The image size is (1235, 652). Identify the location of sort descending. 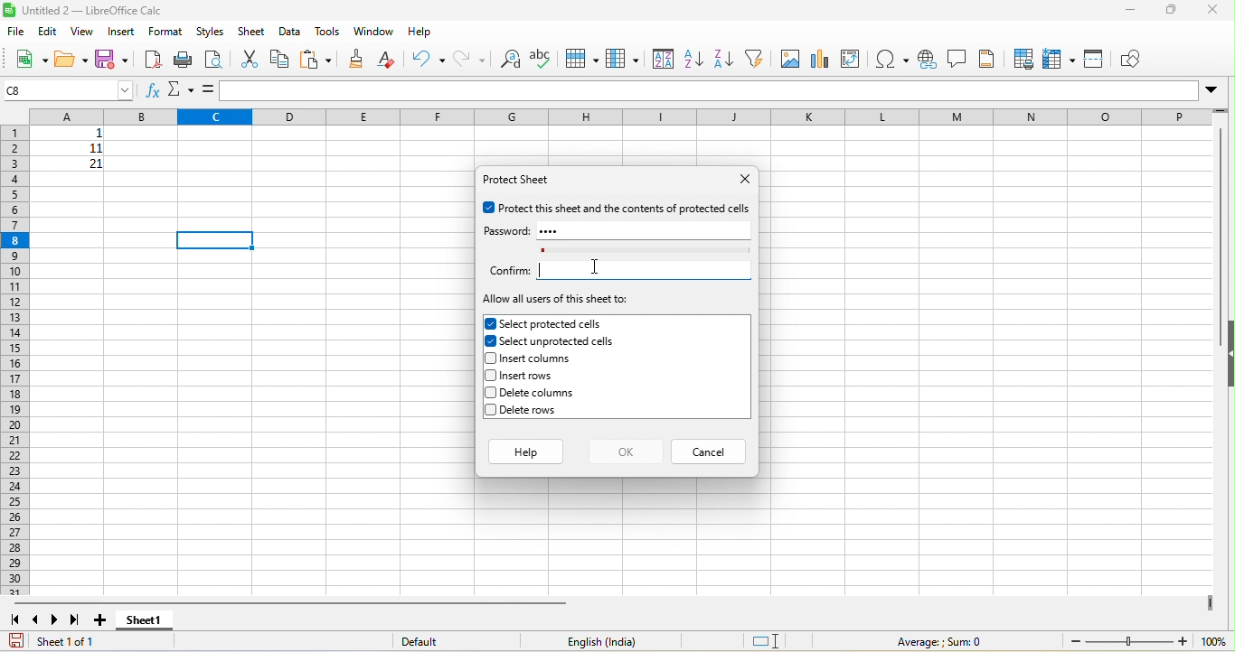
(722, 58).